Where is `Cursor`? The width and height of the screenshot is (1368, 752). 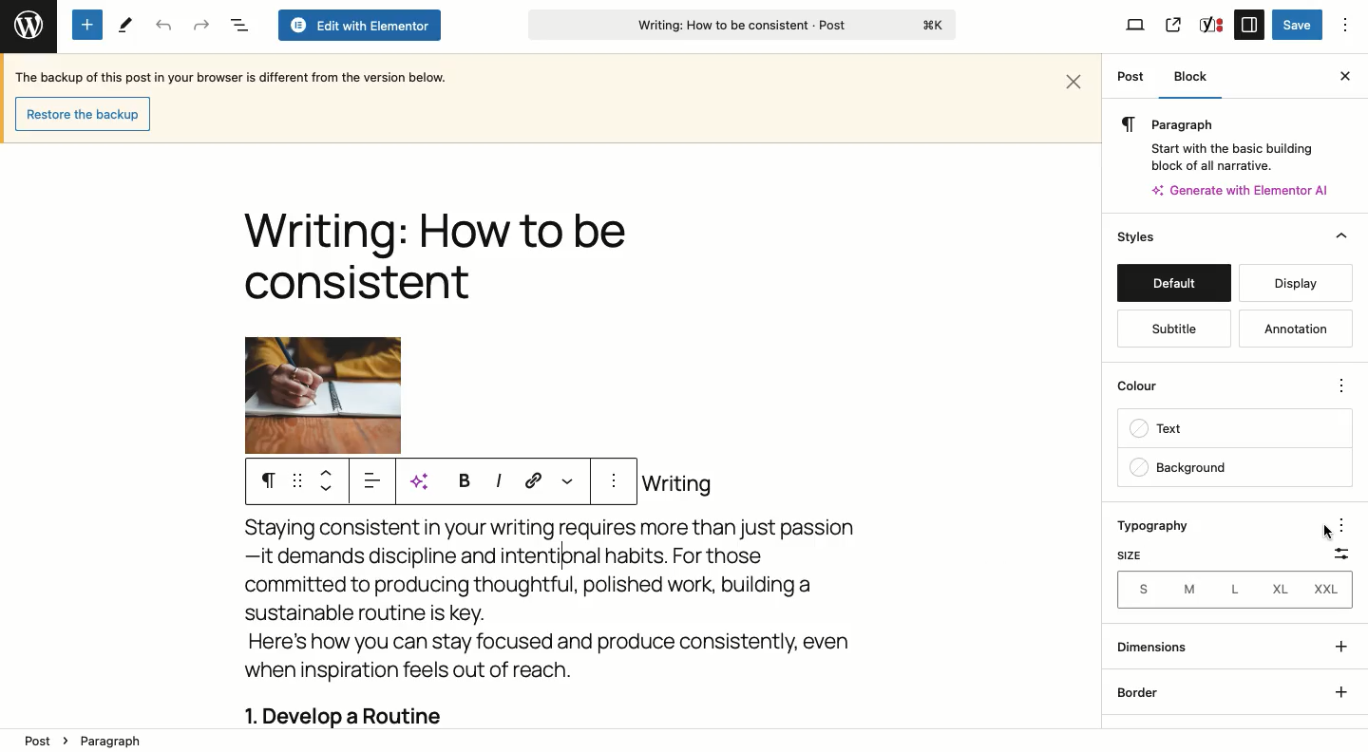 Cursor is located at coordinates (1326, 529).